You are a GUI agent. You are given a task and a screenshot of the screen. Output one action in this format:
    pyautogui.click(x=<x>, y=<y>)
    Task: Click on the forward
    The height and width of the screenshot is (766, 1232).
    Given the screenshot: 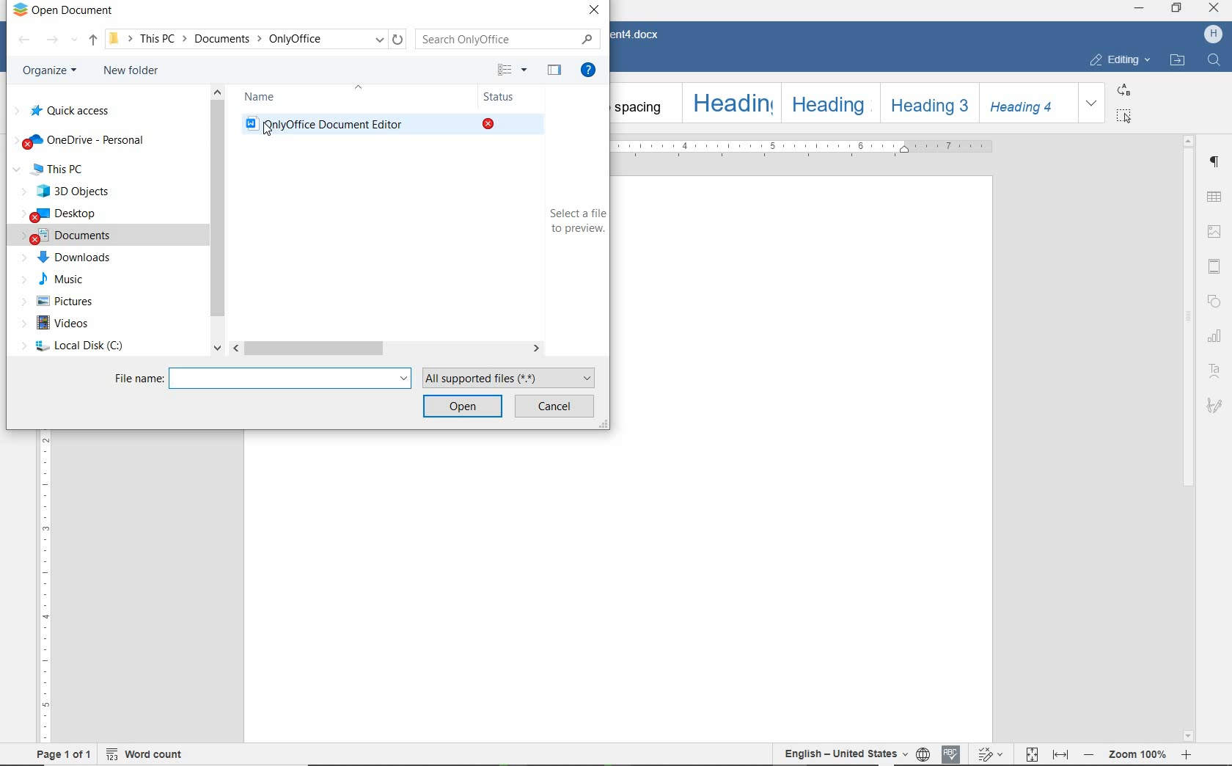 What is the action you would take?
    pyautogui.click(x=52, y=40)
    